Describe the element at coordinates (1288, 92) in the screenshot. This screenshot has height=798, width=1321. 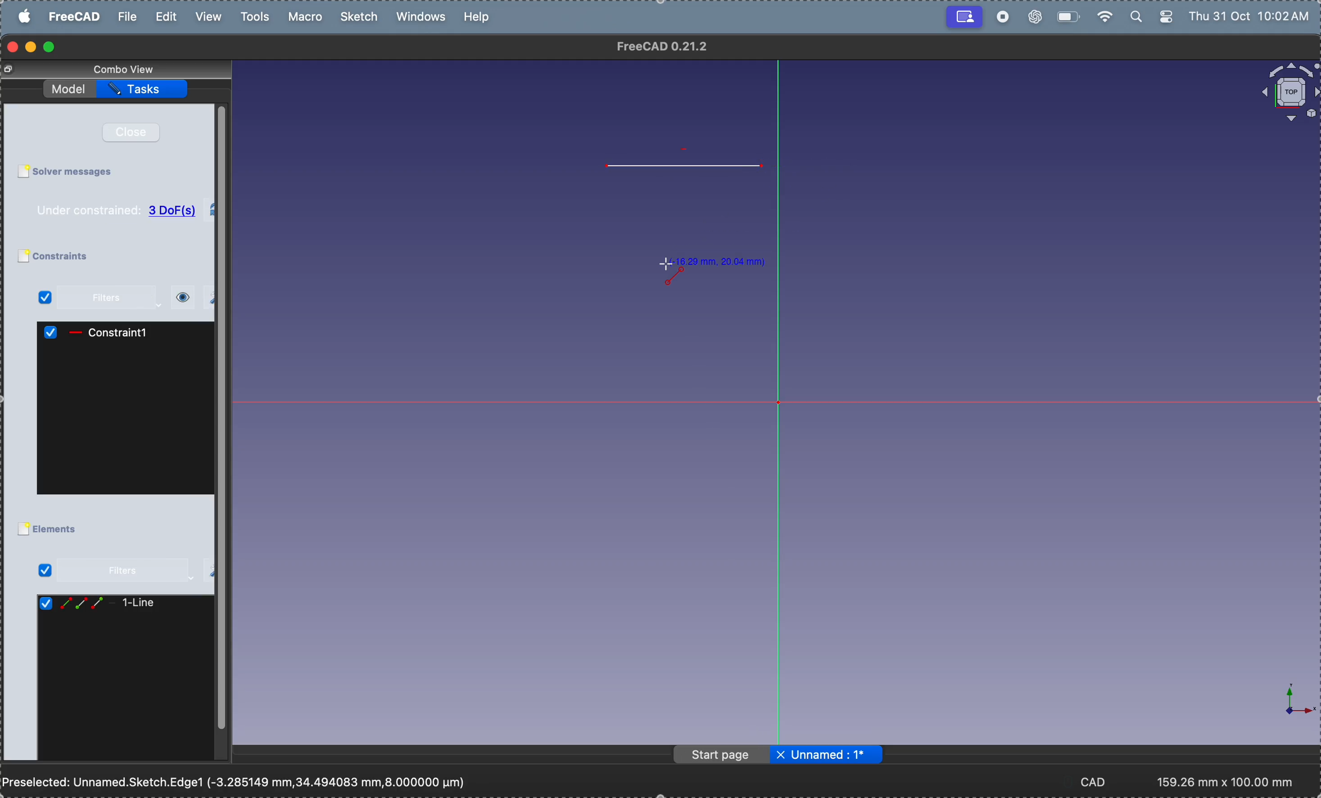
I see `object view` at that location.